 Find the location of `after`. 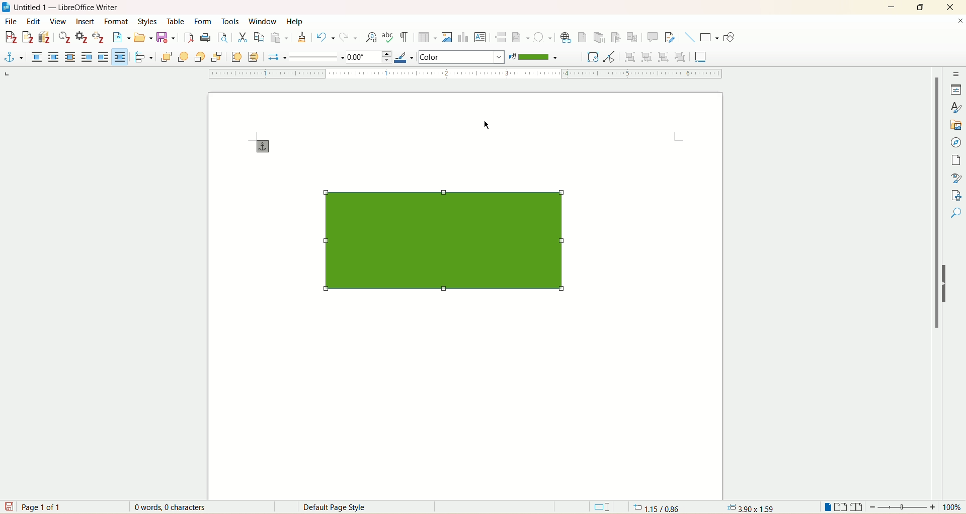

after is located at coordinates (104, 57).